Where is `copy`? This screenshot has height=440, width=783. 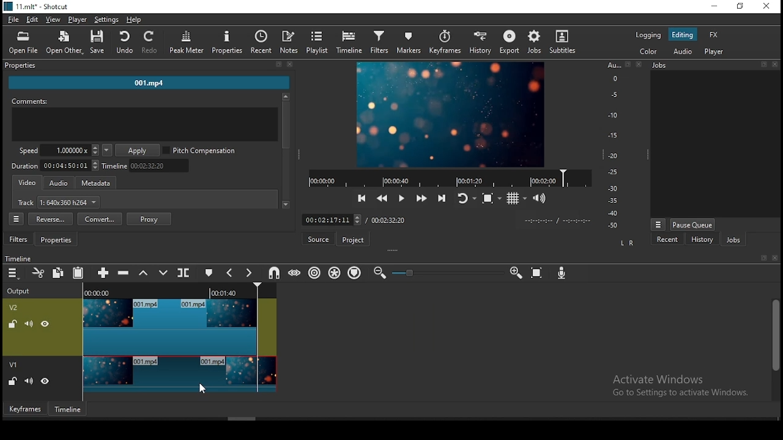
copy is located at coordinates (58, 273).